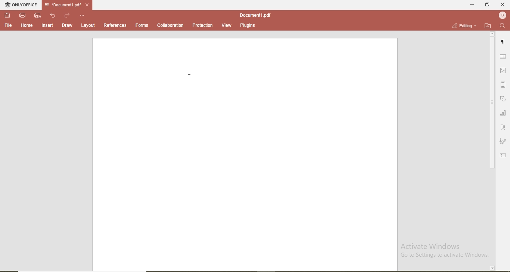 The width and height of the screenshot is (510, 272). What do you see at coordinates (503, 156) in the screenshot?
I see `edit text` at bounding box center [503, 156].